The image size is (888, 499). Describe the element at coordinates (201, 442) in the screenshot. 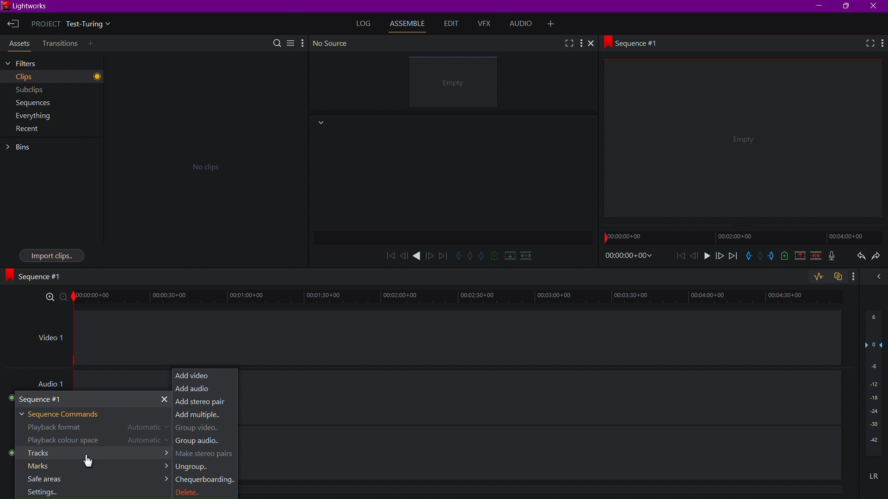

I see `Group audio` at that location.